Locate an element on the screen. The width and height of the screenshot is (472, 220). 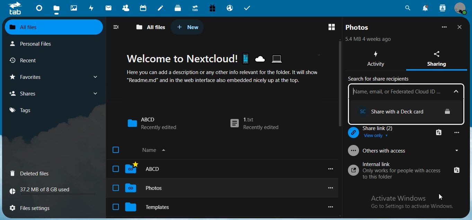
new is located at coordinates (188, 27).